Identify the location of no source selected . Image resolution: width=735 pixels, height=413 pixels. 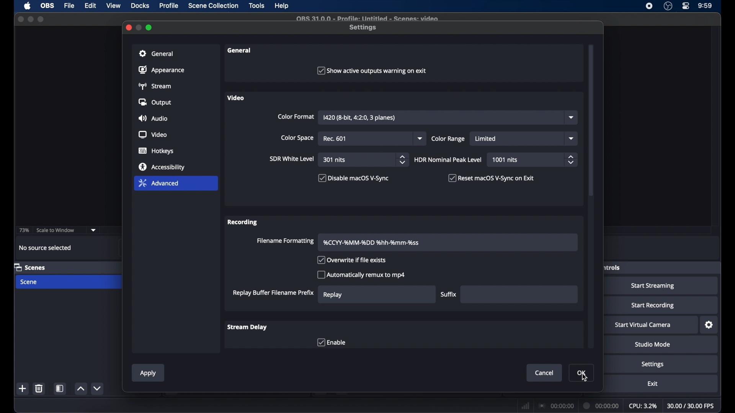
(45, 247).